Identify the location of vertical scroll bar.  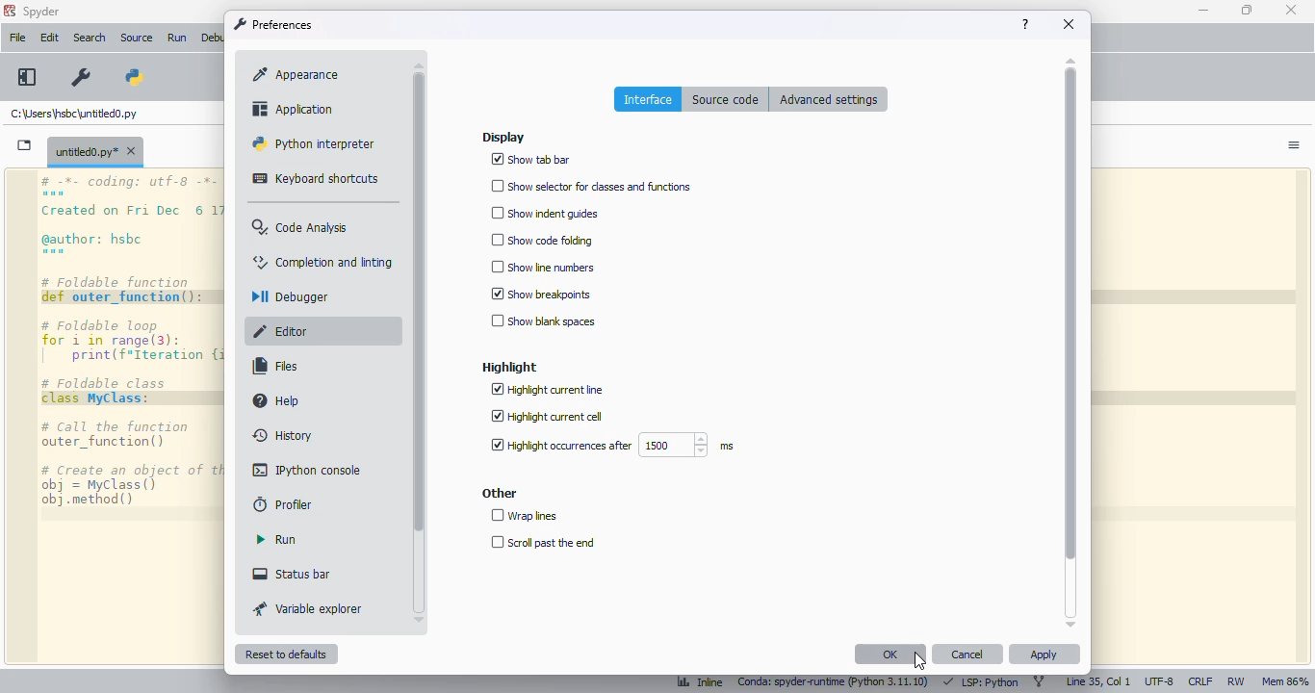
(418, 302).